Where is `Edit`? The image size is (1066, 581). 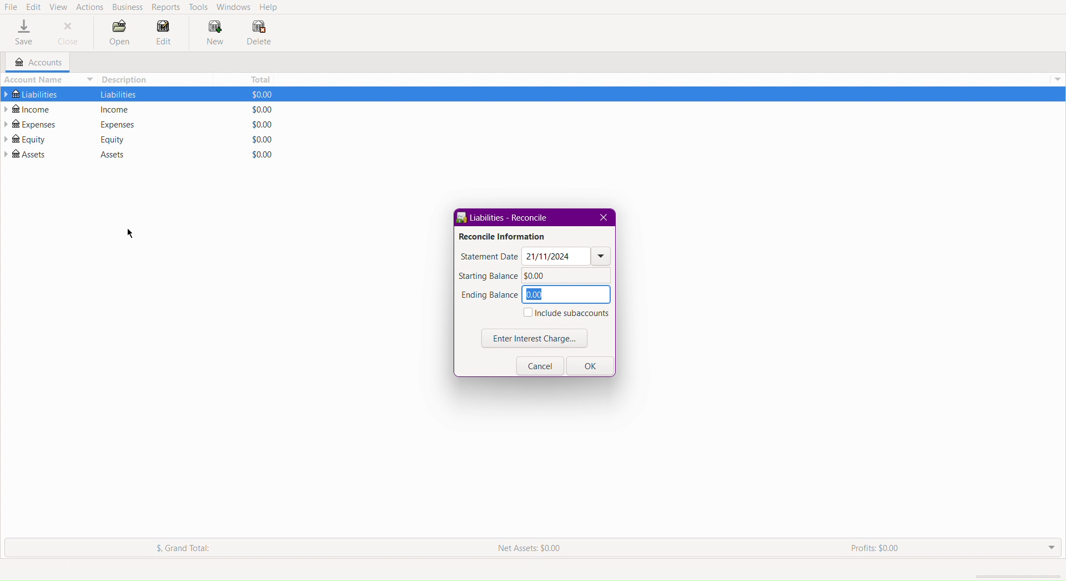 Edit is located at coordinates (34, 7).